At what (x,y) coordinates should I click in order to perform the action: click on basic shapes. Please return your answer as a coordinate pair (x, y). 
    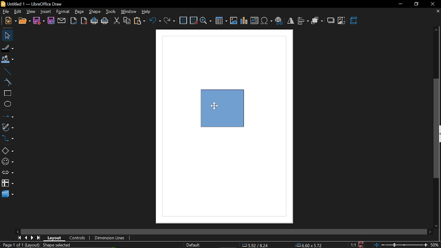
    Looking at the image, I should click on (8, 151).